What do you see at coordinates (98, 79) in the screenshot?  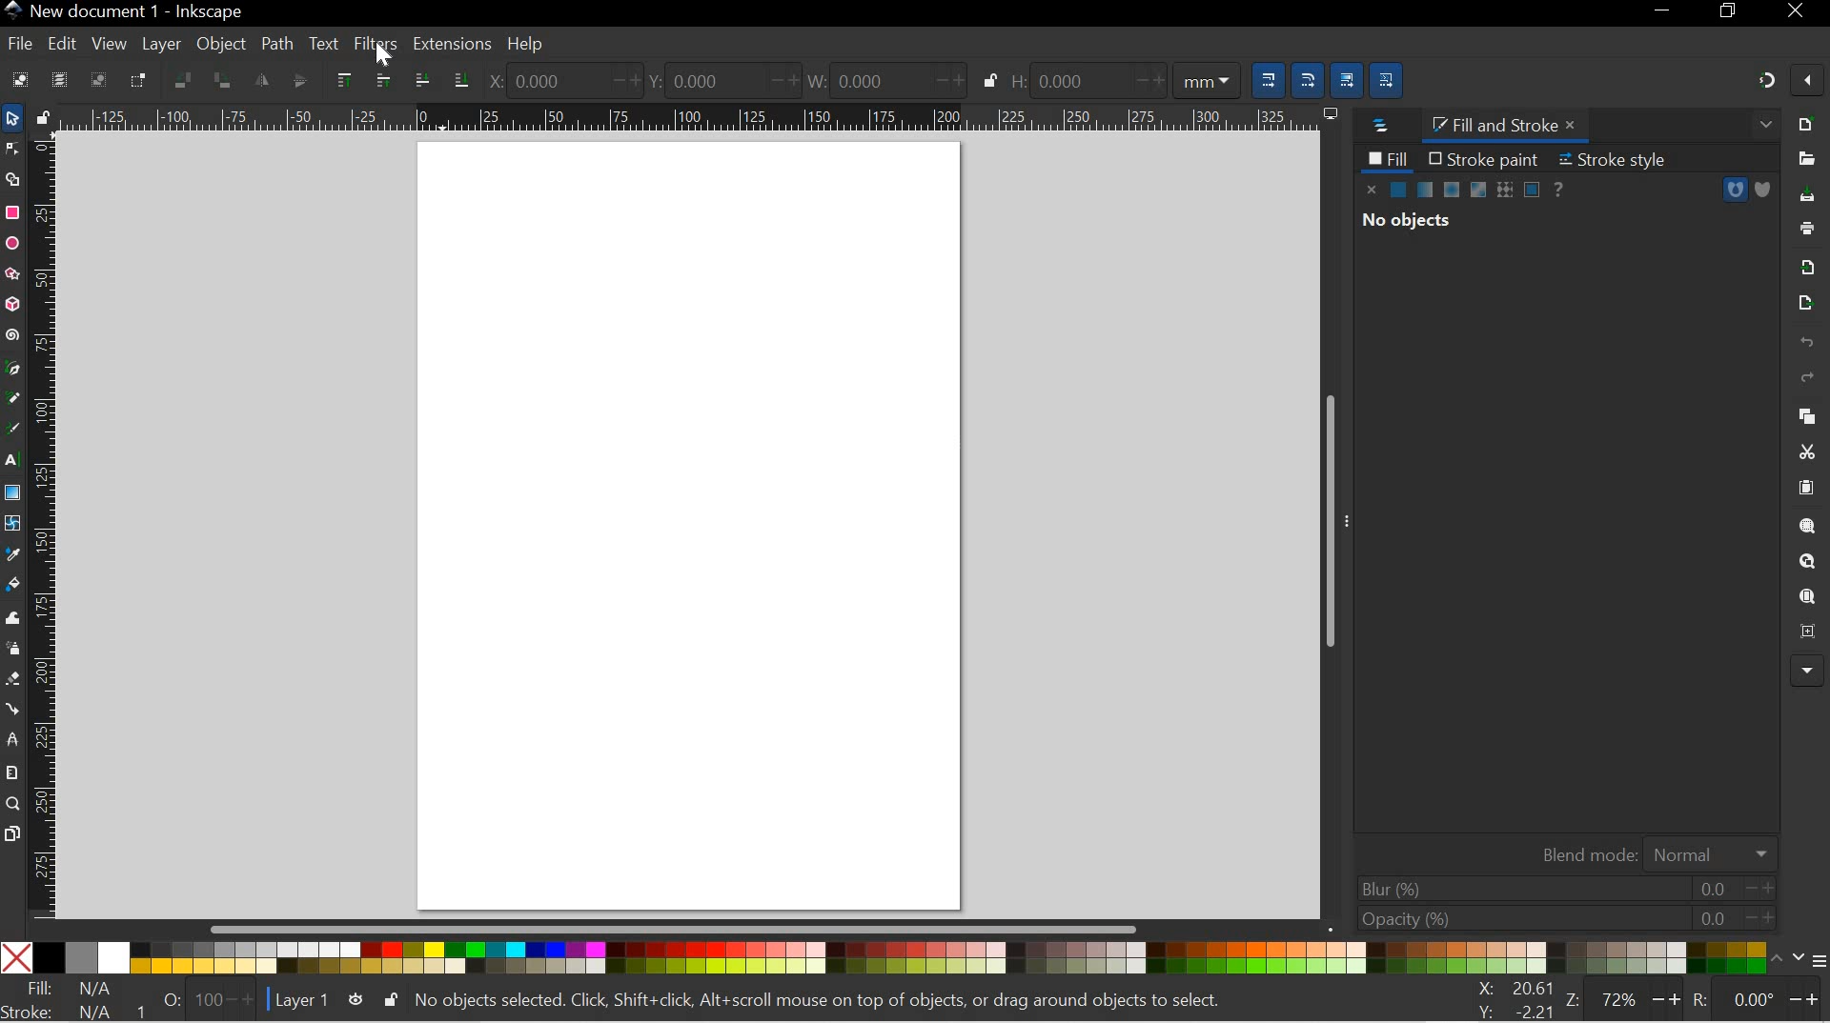 I see `DESELECT ANY SELECTED OBJECTS` at bounding box center [98, 79].